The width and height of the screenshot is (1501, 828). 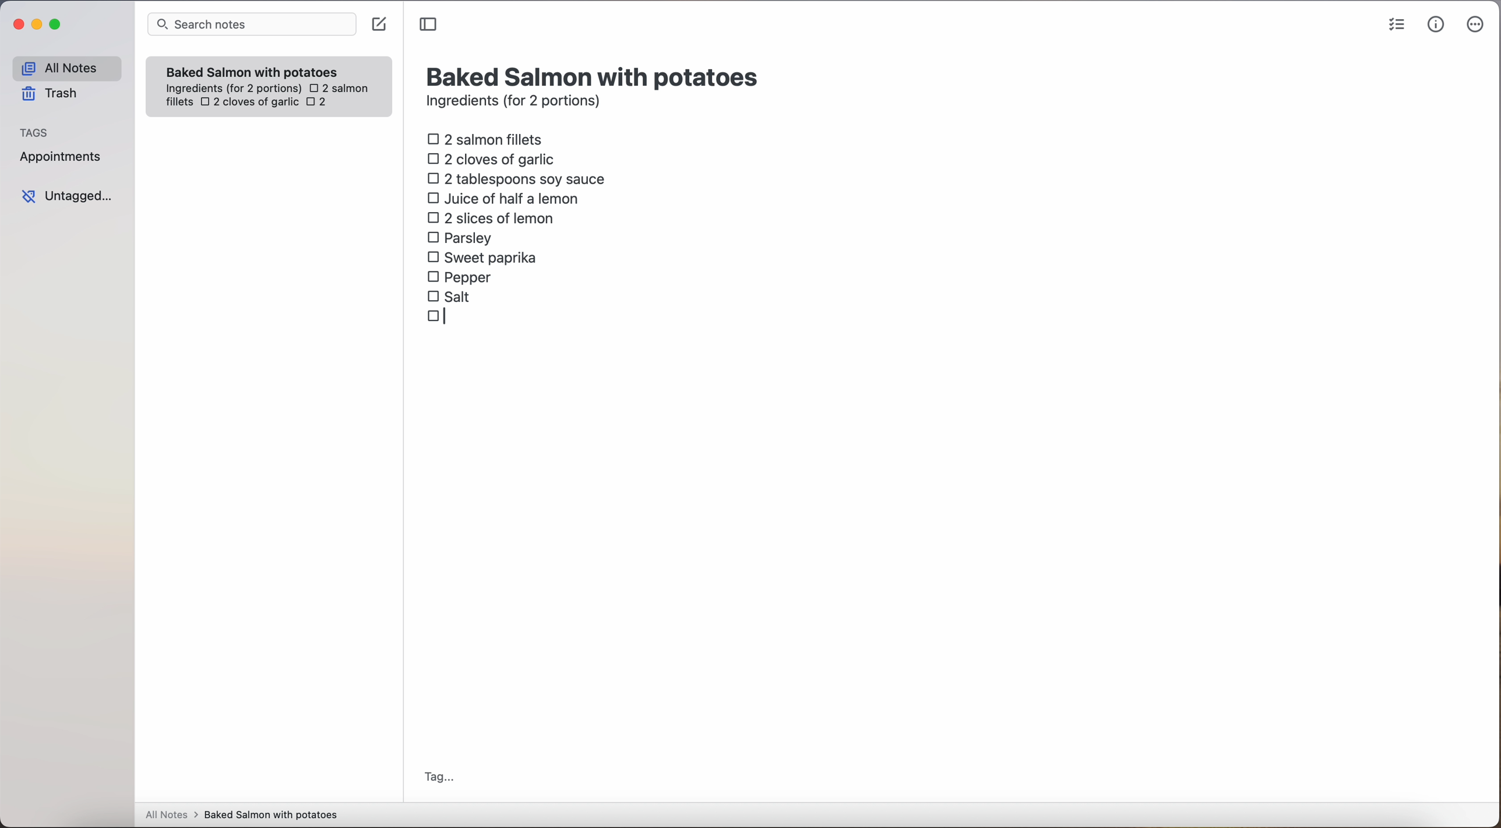 I want to click on Baked Salmon with potatoes, so click(x=252, y=69).